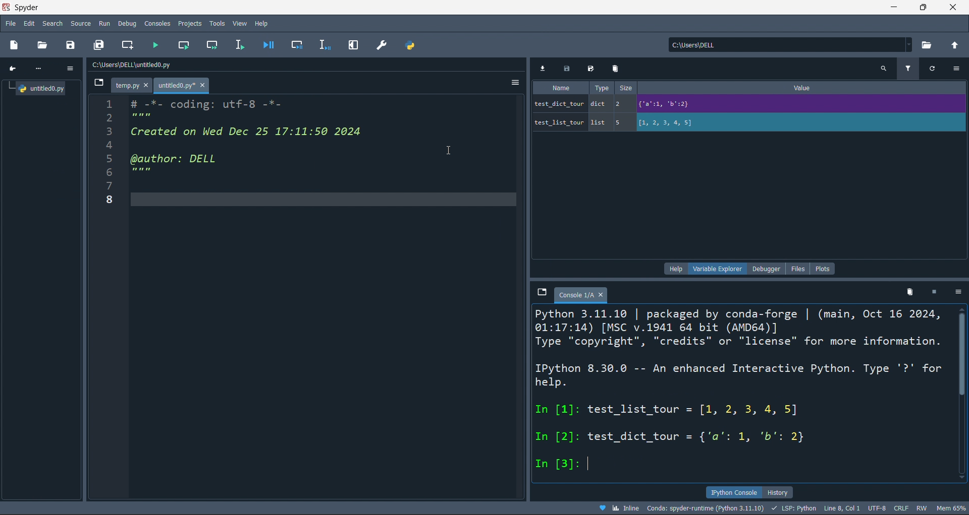  I want to click on file path, so click(160, 66).